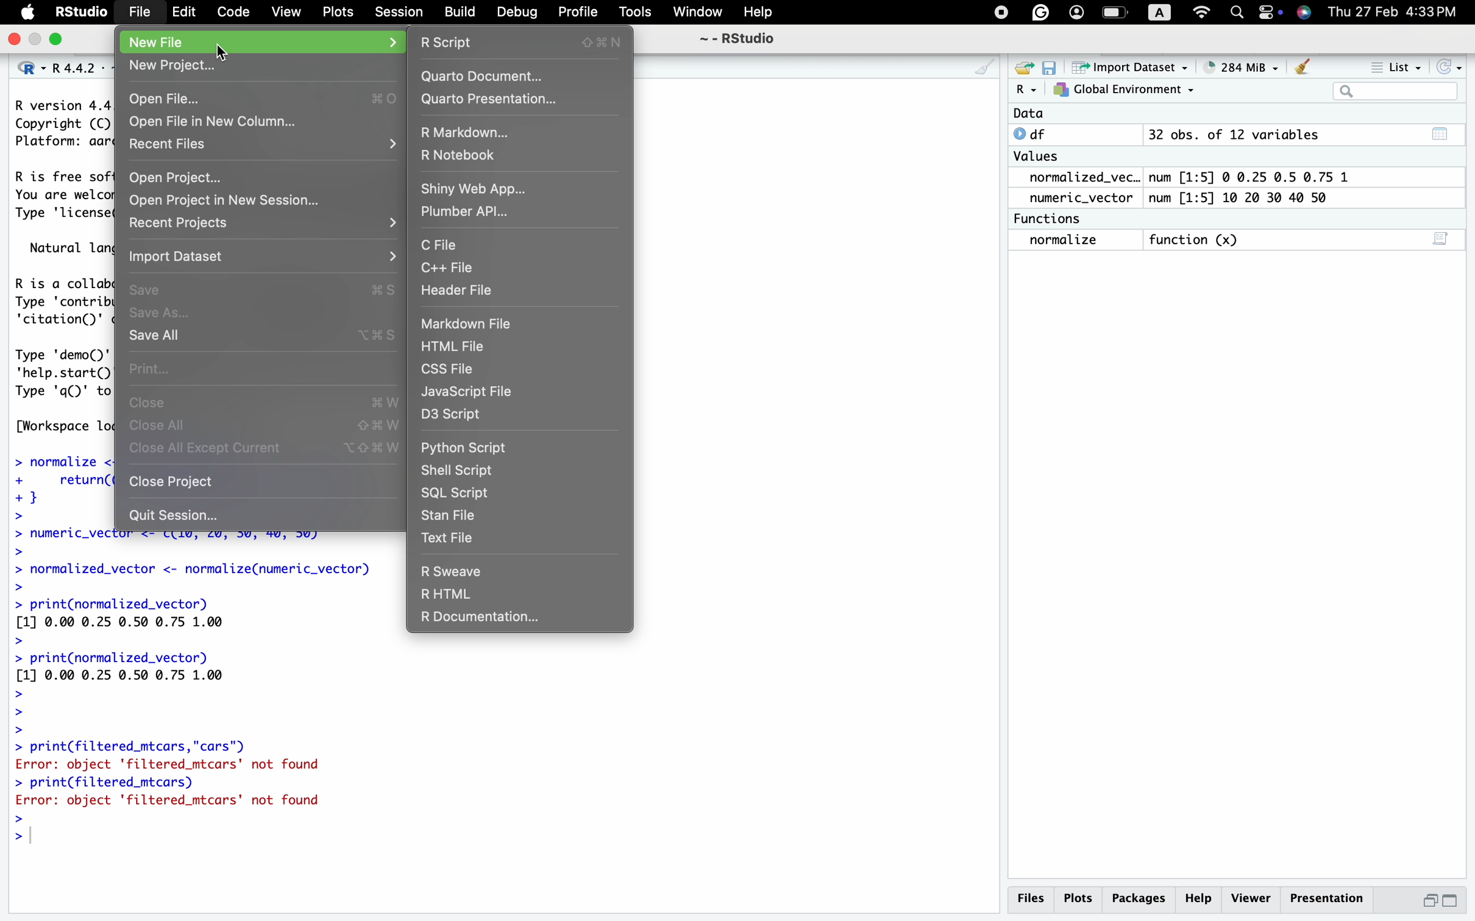  What do you see at coordinates (696, 13) in the screenshot?
I see `Window` at bounding box center [696, 13].